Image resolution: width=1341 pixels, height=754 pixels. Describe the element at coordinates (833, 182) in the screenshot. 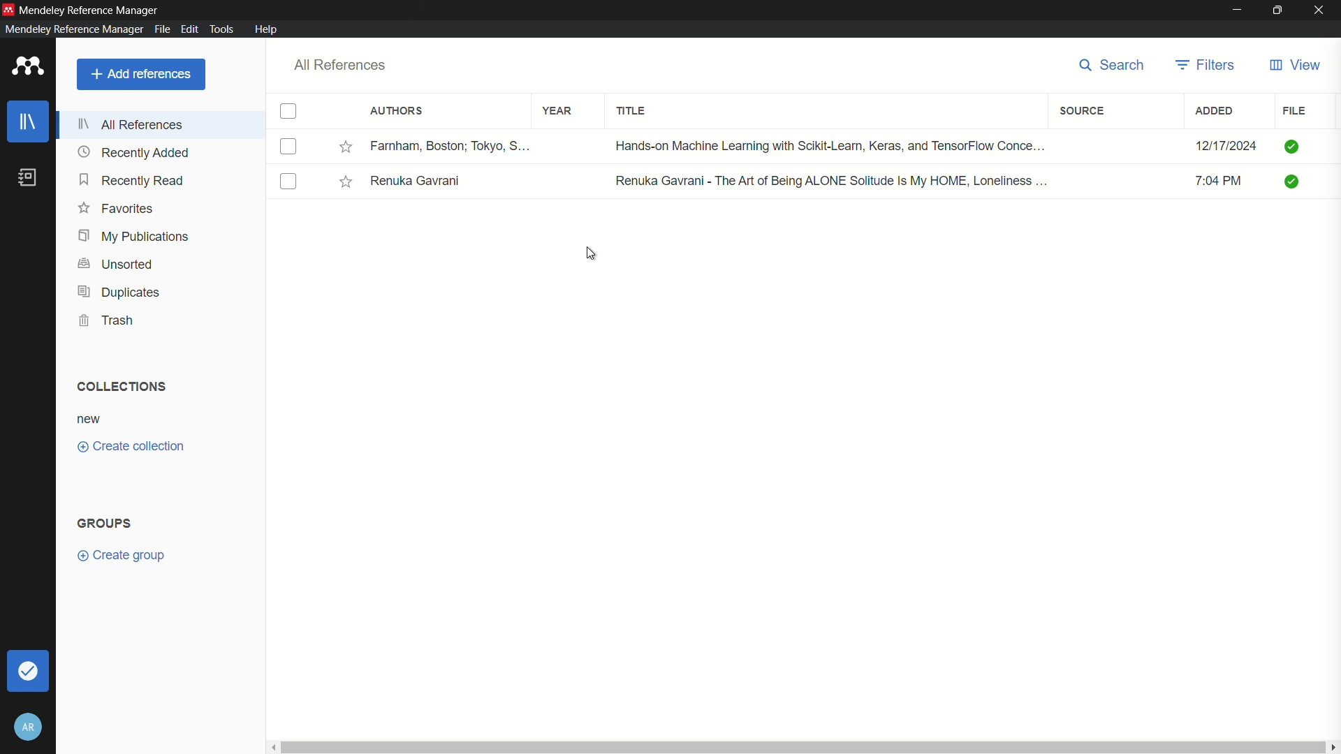

I see `Renuka Gavrani` at that location.